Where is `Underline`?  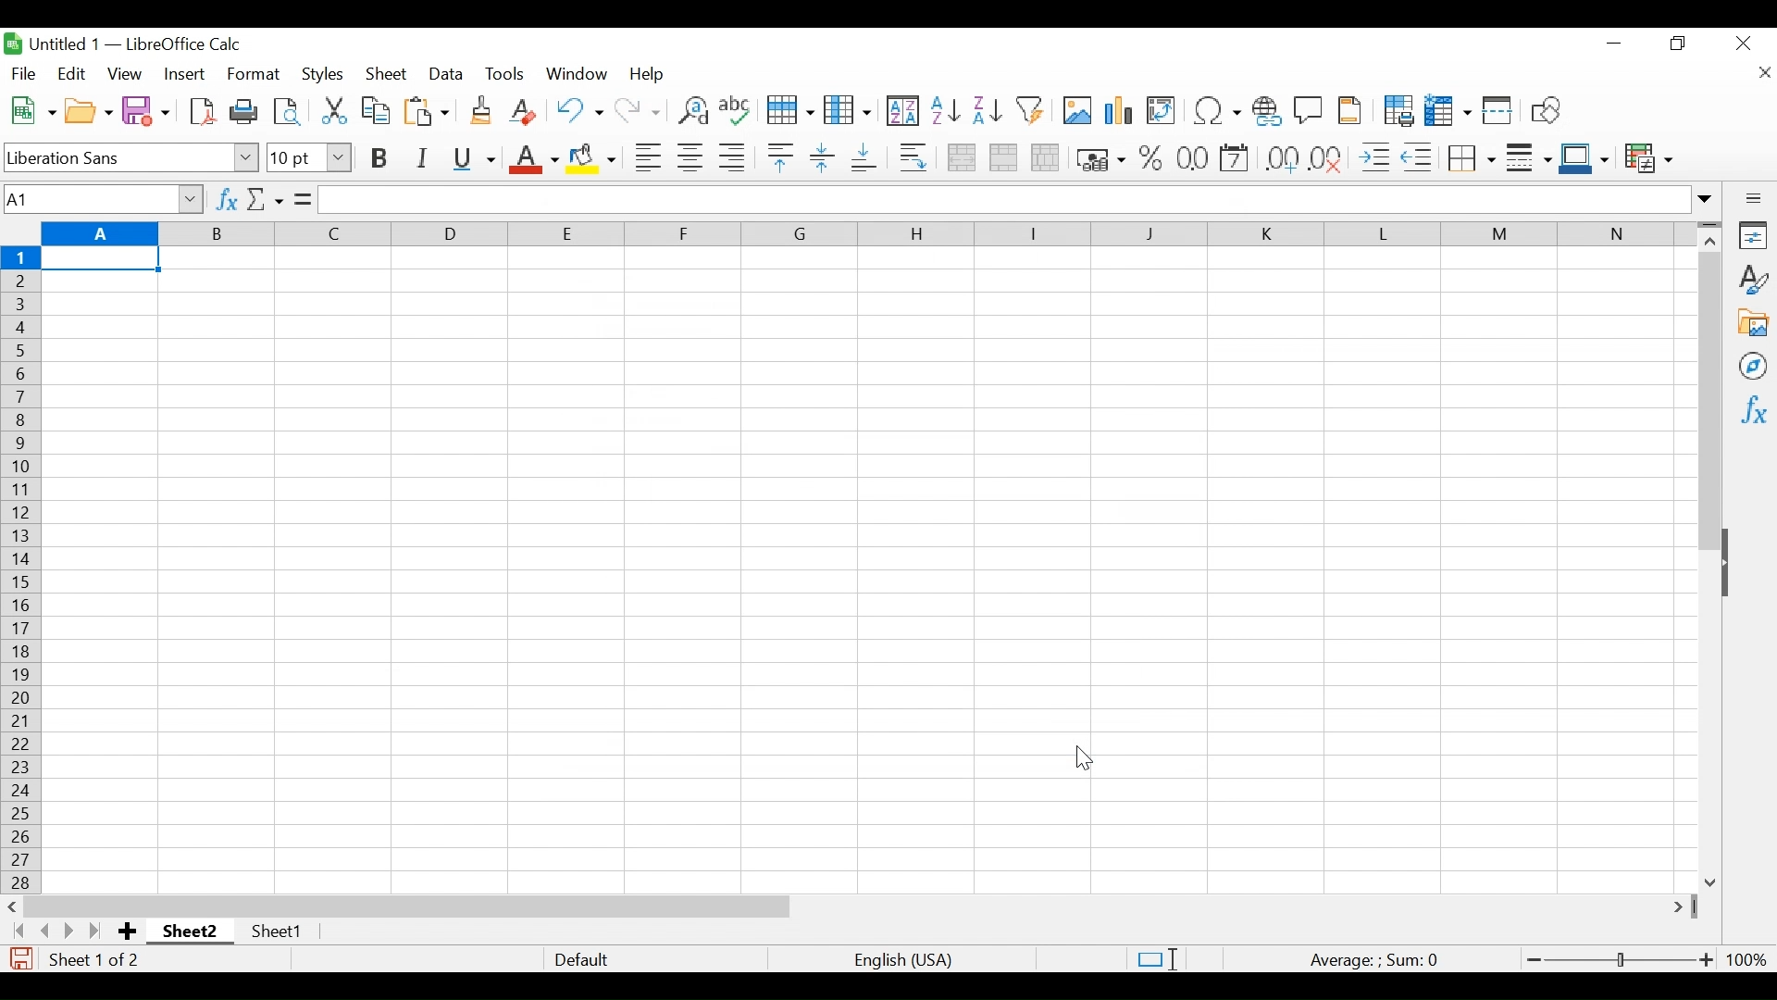
Underline is located at coordinates (474, 159).